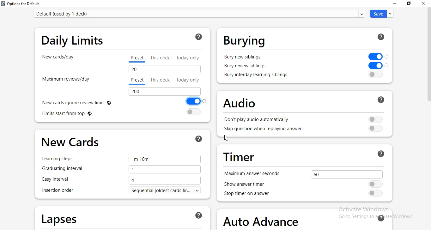 This screenshot has width=431, height=230. I want to click on toggle, so click(375, 129).